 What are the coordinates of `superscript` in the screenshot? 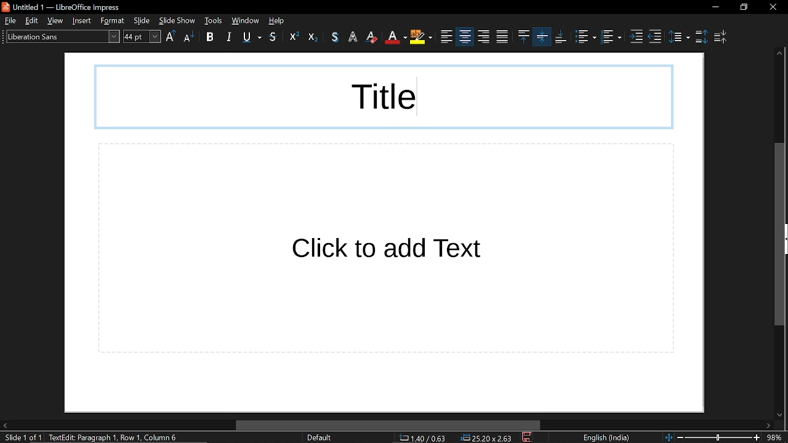 It's located at (291, 38).